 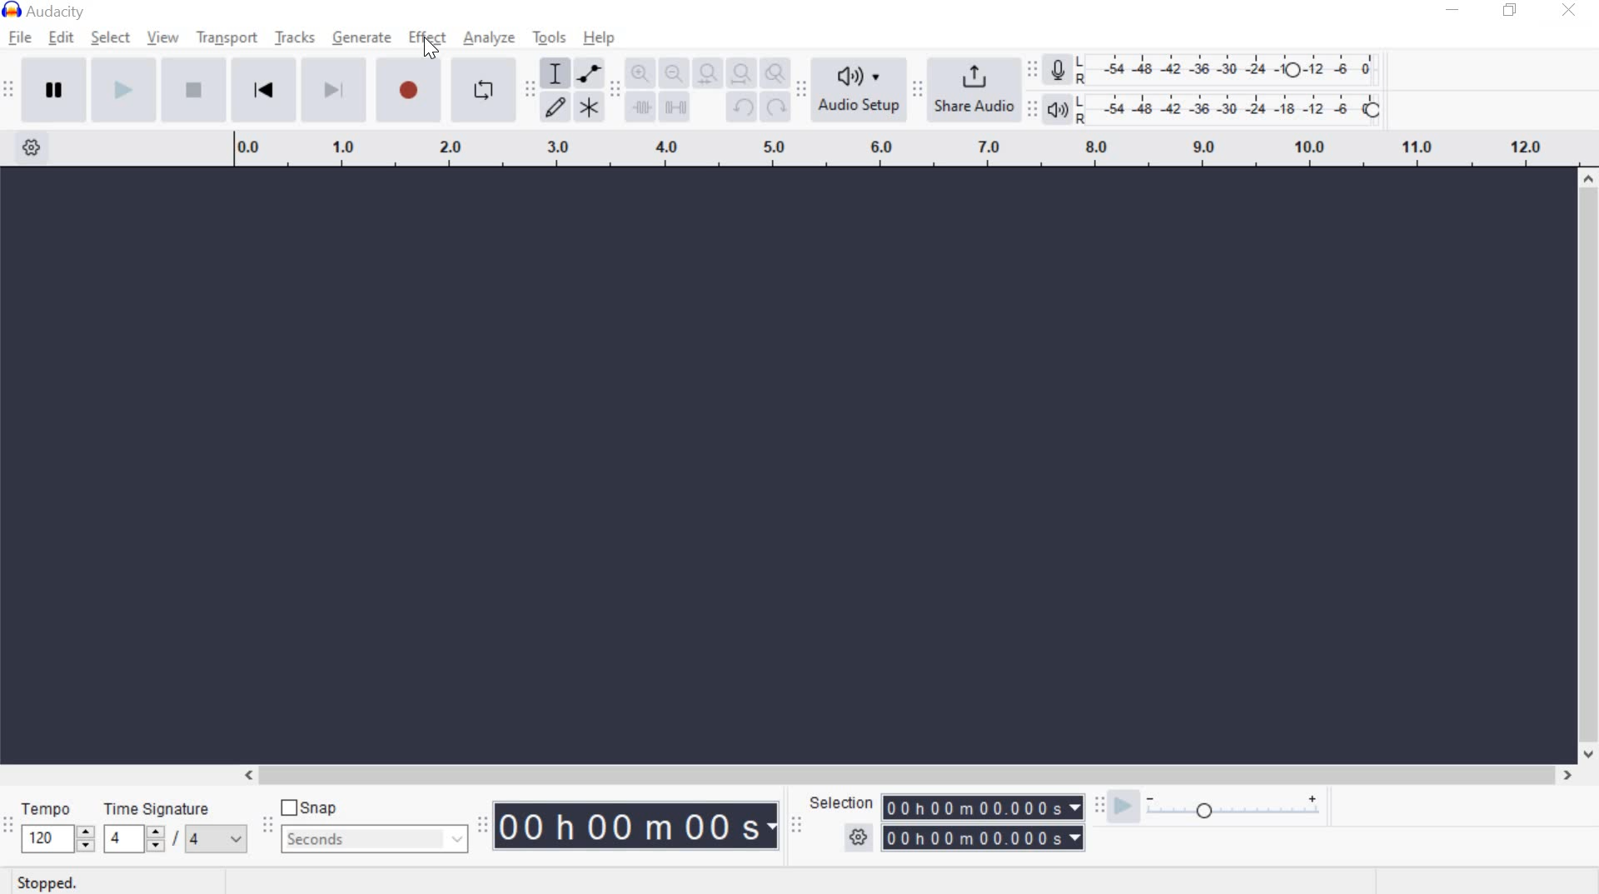 What do you see at coordinates (174, 831) in the screenshot?
I see `Time signature` at bounding box center [174, 831].